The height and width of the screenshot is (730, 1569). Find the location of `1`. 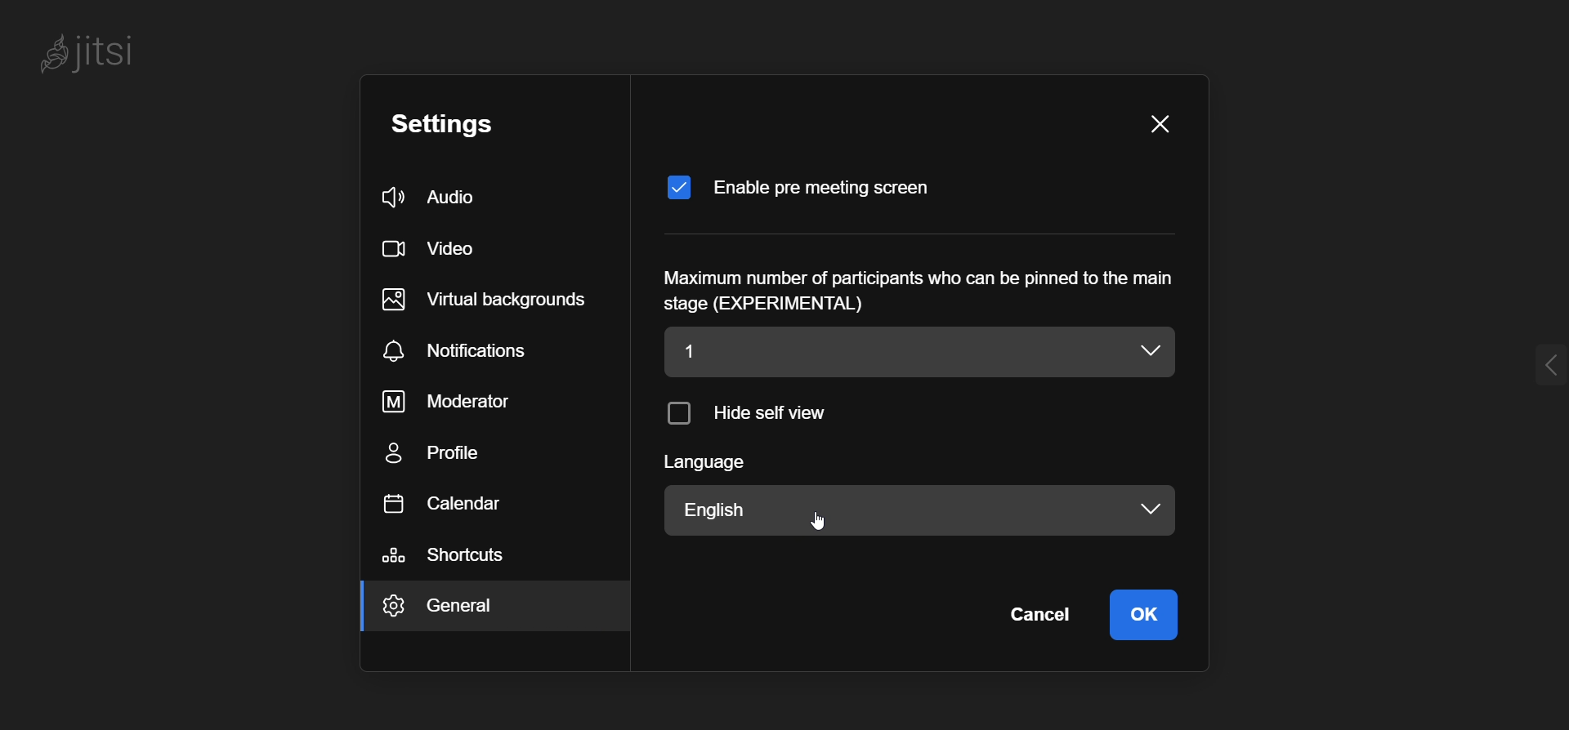

1 is located at coordinates (877, 354).